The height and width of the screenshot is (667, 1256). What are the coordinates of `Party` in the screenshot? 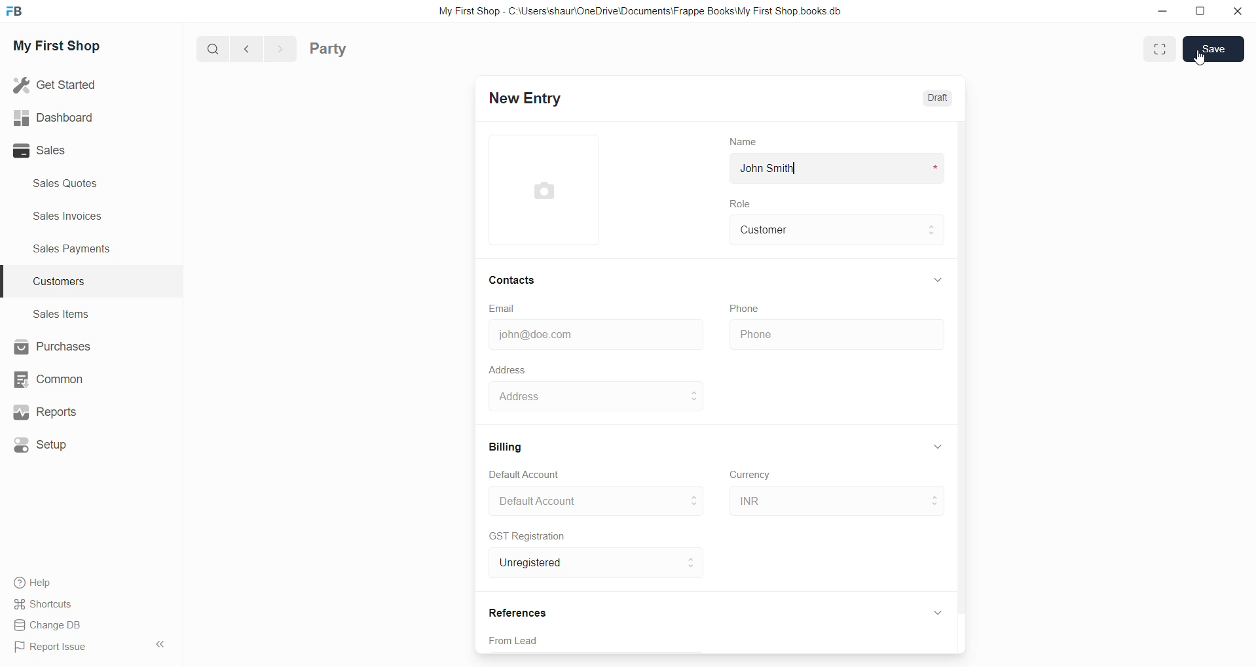 It's located at (333, 50).